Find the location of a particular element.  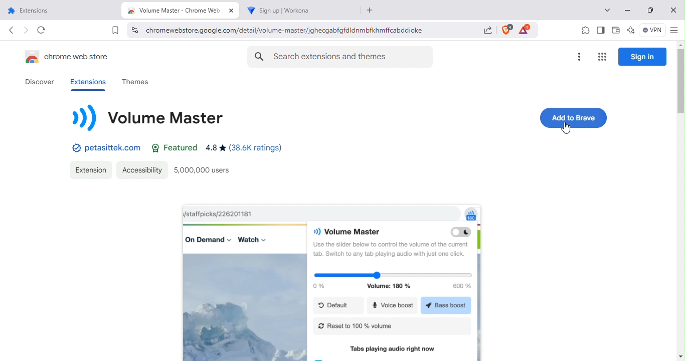

Search bar is located at coordinates (339, 57).